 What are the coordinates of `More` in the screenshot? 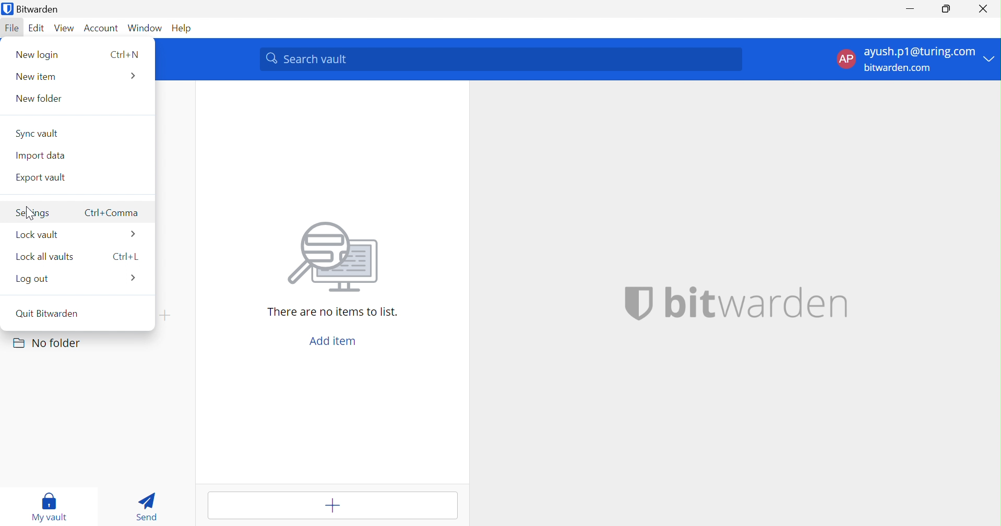 It's located at (133, 76).